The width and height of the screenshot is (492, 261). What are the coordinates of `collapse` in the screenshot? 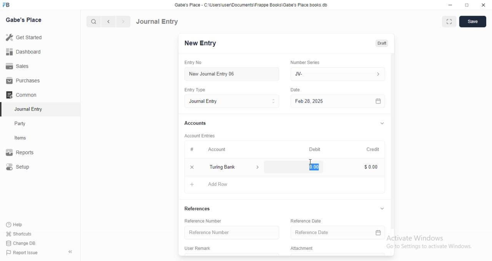 It's located at (382, 124).